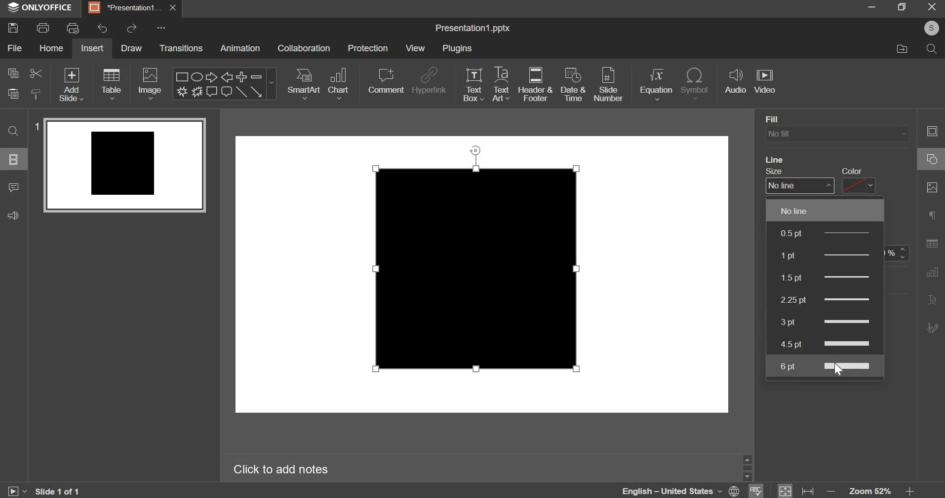 The height and width of the screenshot is (498, 945). Describe the element at coordinates (124, 170) in the screenshot. I see `Preview shape area` at that location.